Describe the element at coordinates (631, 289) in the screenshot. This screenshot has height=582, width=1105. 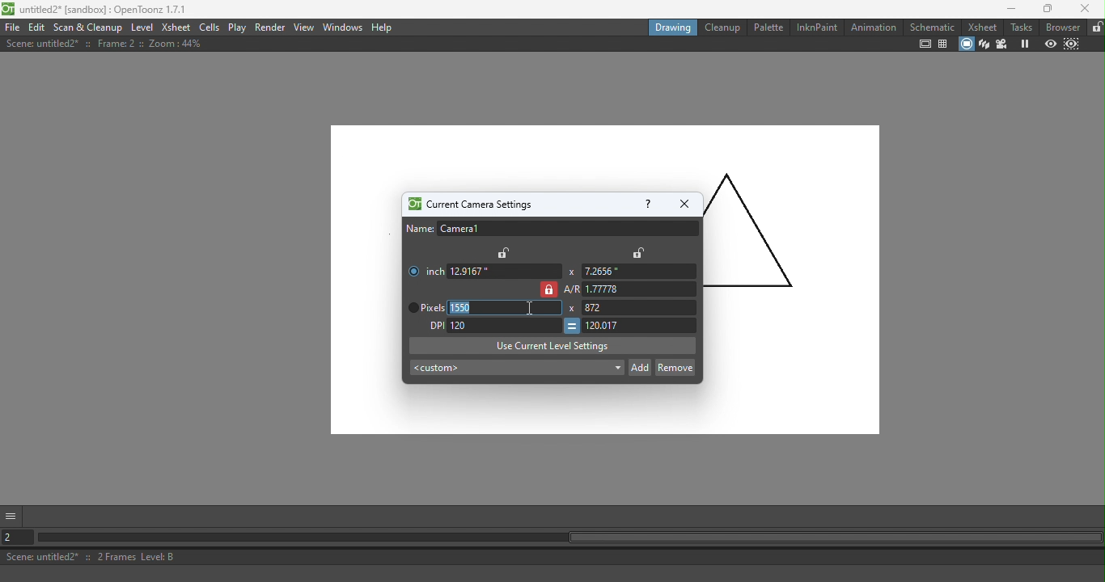
I see `Aspect ratio` at that location.